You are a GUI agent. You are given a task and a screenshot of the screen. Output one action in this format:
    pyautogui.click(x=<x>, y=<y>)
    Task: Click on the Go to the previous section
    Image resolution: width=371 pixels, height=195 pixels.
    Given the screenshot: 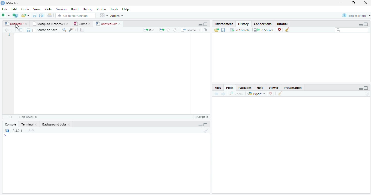 What is the action you would take?
    pyautogui.click(x=168, y=30)
    